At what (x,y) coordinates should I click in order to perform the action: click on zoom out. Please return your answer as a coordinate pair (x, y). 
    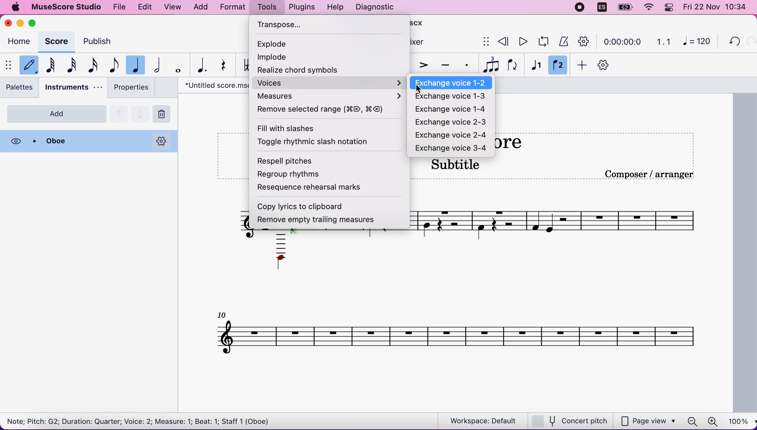
    Looking at the image, I should click on (692, 419).